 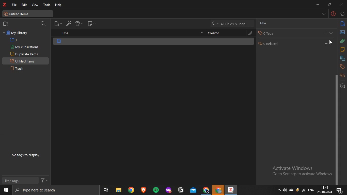 What do you see at coordinates (343, 50) in the screenshot?
I see `notes` at bounding box center [343, 50].